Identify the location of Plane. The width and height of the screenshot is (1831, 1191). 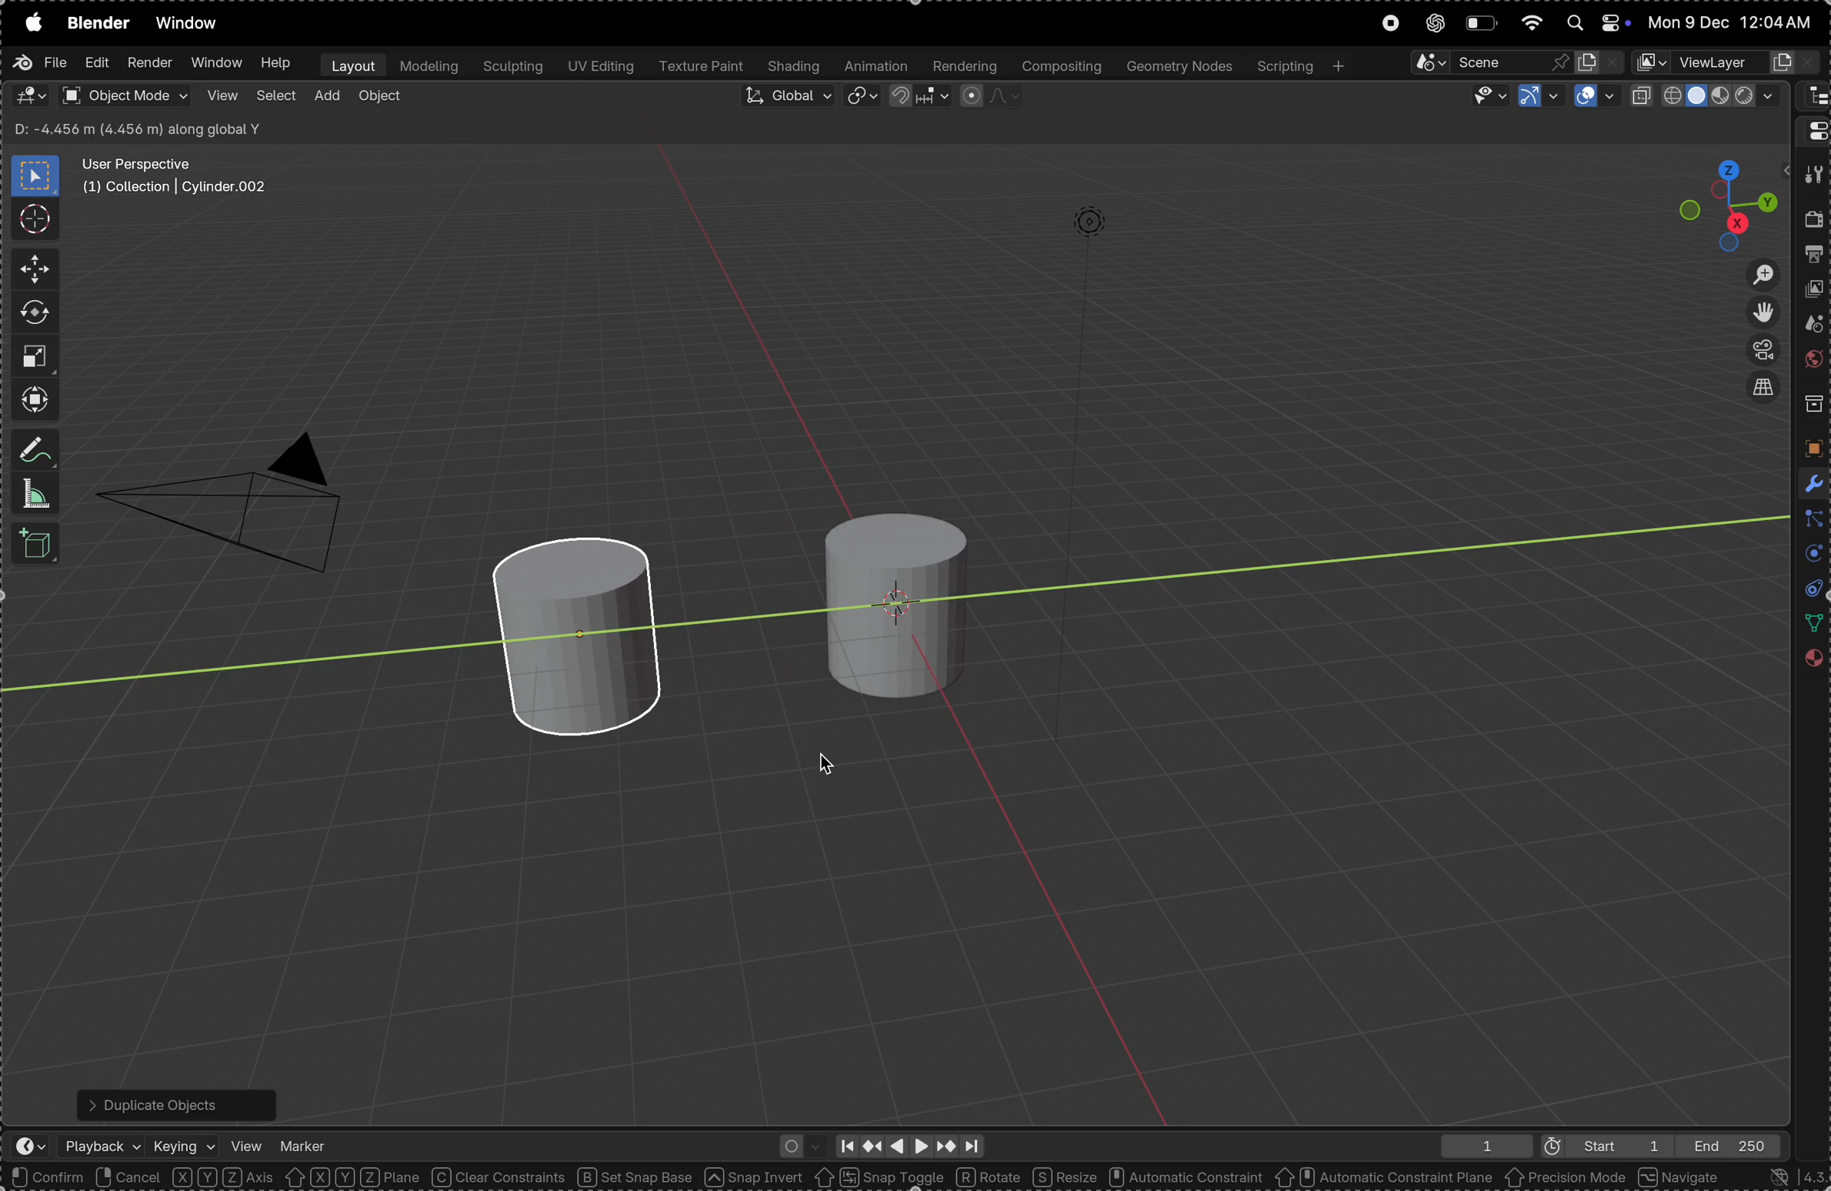
(392, 1177).